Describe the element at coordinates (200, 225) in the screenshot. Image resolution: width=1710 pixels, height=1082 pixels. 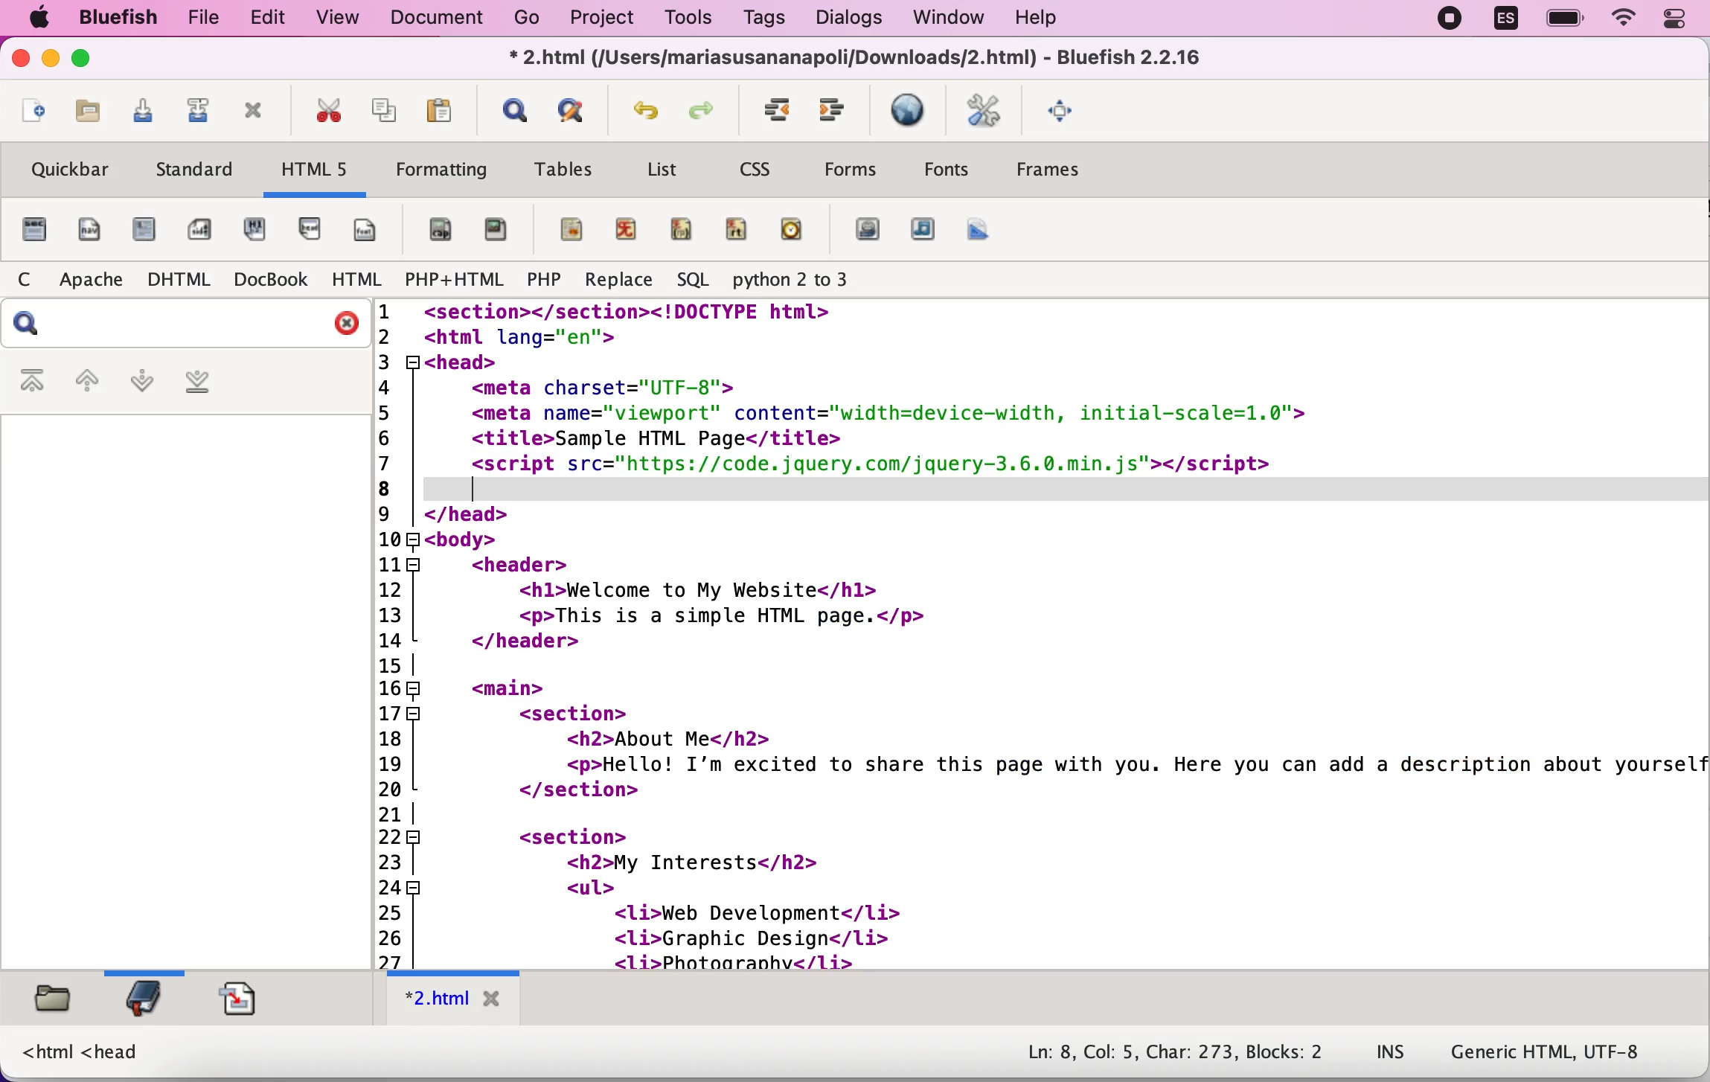
I see `aside` at that location.